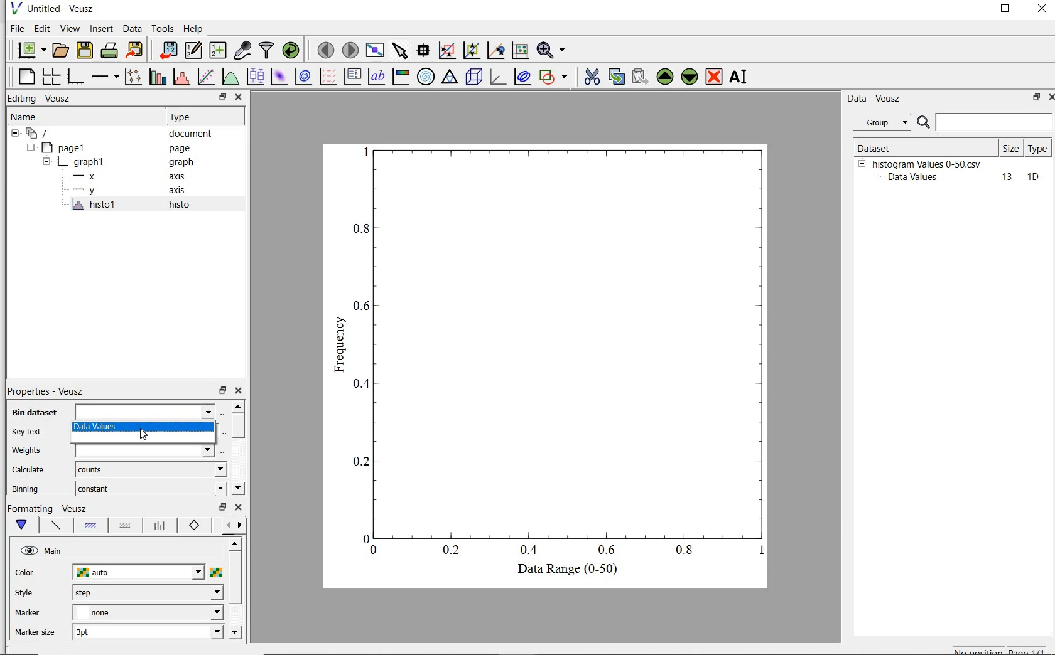 This screenshot has width=1055, height=655. I want to click on text label, so click(379, 75).